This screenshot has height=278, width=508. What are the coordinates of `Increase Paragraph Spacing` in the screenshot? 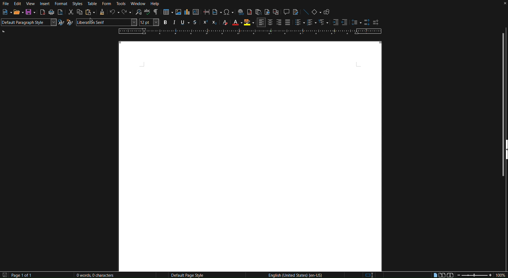 It's located at (368, 23).